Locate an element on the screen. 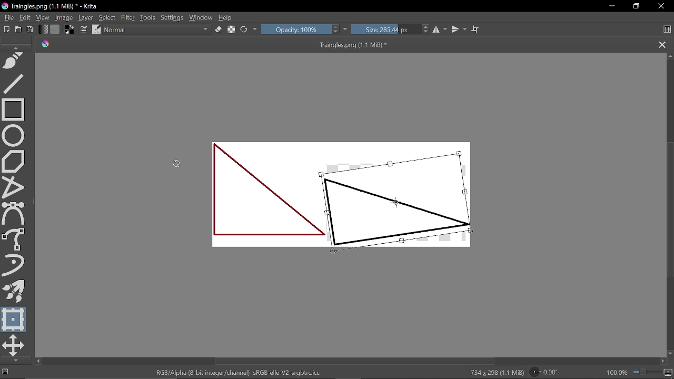 The height and width of the screenshot is (379, 674). Restore down is located at coordinates (635, 7).